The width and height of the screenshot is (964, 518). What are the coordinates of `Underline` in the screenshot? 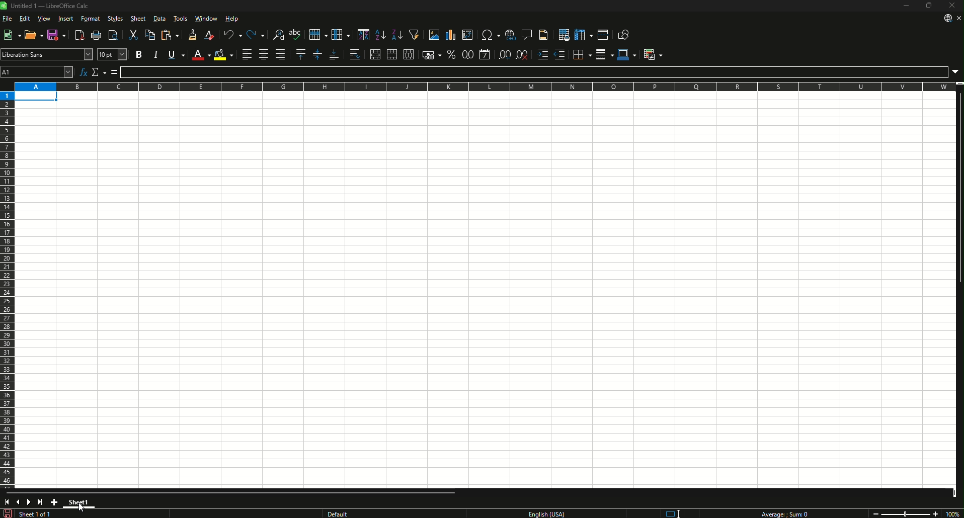 It's located at (177, 54).